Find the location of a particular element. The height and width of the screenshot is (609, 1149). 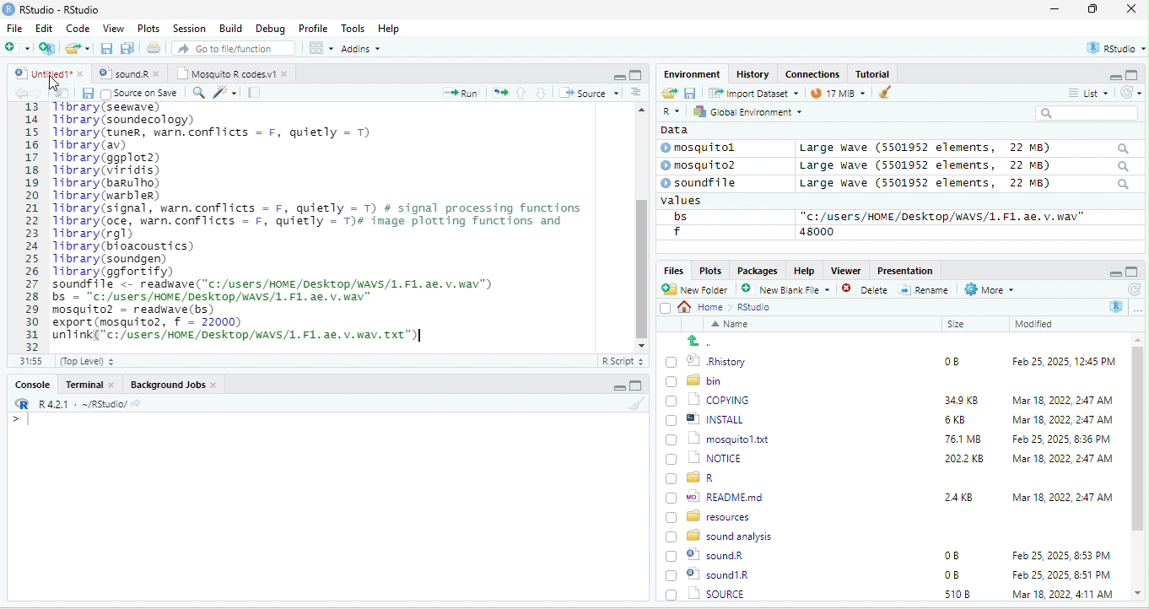

Delete is located at coordinates (867, 290).